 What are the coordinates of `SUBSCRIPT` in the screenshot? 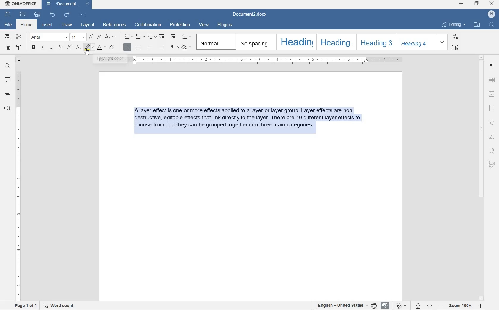 It's located at (78, 48).